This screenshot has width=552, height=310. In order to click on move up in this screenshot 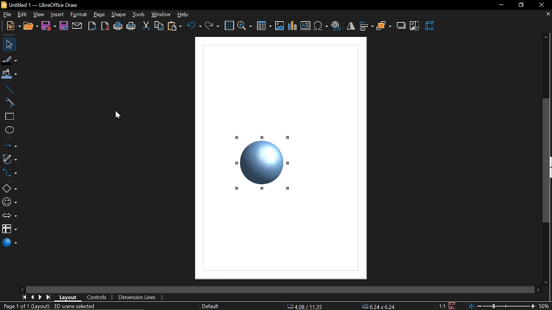, I will do `click(547, 37)`.